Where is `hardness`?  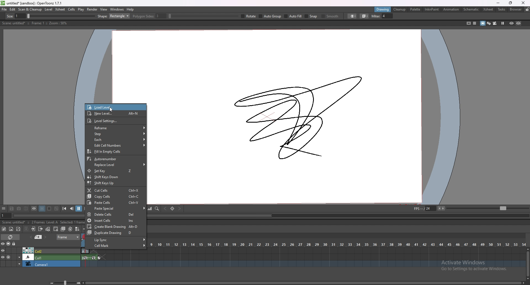
hardness is located at coordinates (157, 16).